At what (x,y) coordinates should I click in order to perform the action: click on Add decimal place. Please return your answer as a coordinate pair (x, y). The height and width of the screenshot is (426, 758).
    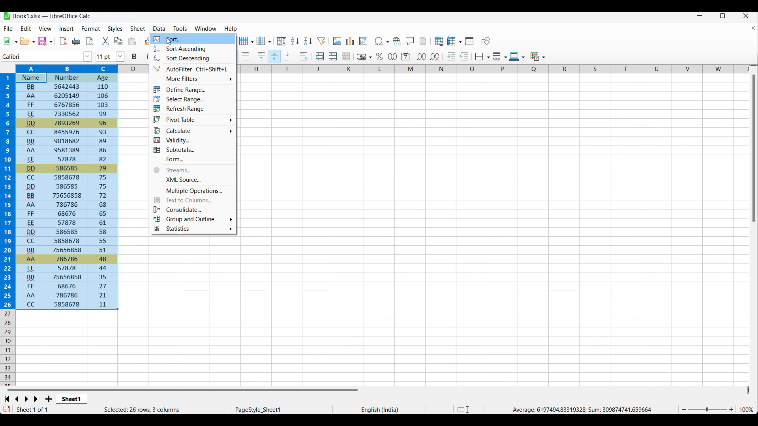
    Looking at the image, I should click on (422, 57).